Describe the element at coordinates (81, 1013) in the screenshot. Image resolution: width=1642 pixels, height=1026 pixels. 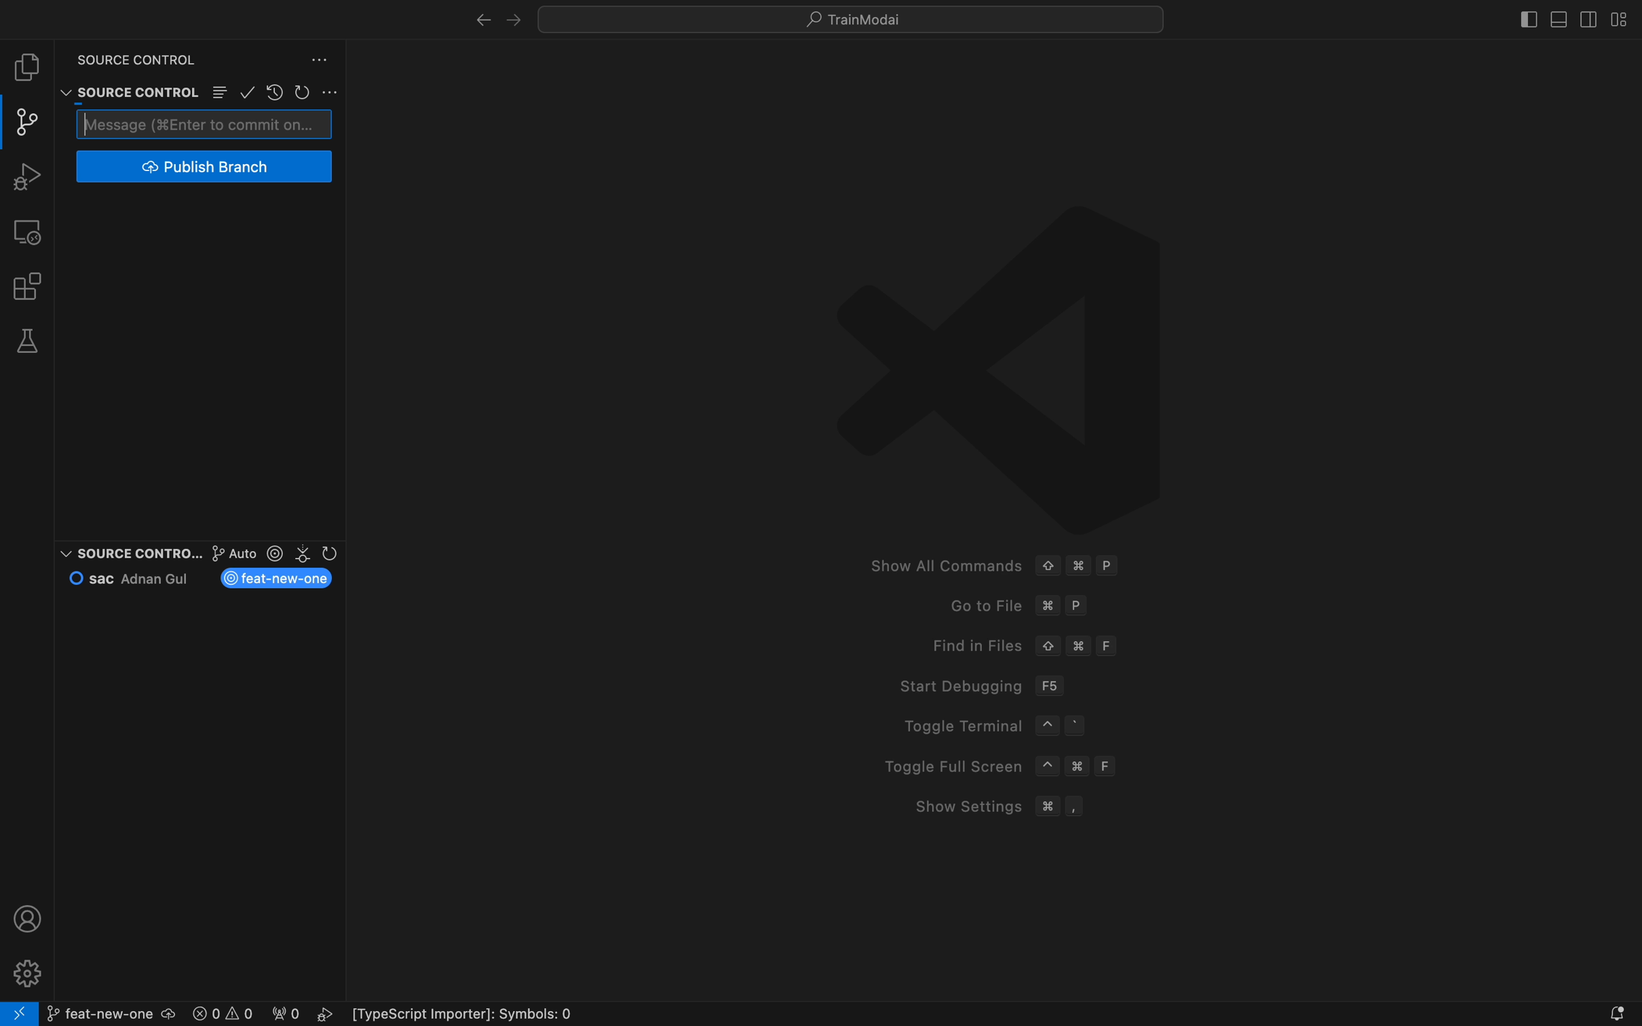
I see `git branch` at that location.